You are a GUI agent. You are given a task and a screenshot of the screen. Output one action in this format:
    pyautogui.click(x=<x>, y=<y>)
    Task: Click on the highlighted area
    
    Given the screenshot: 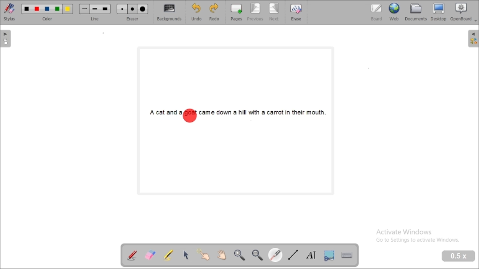 What is the action you would take?
    pyautogui.click(x=190, y=115)
    